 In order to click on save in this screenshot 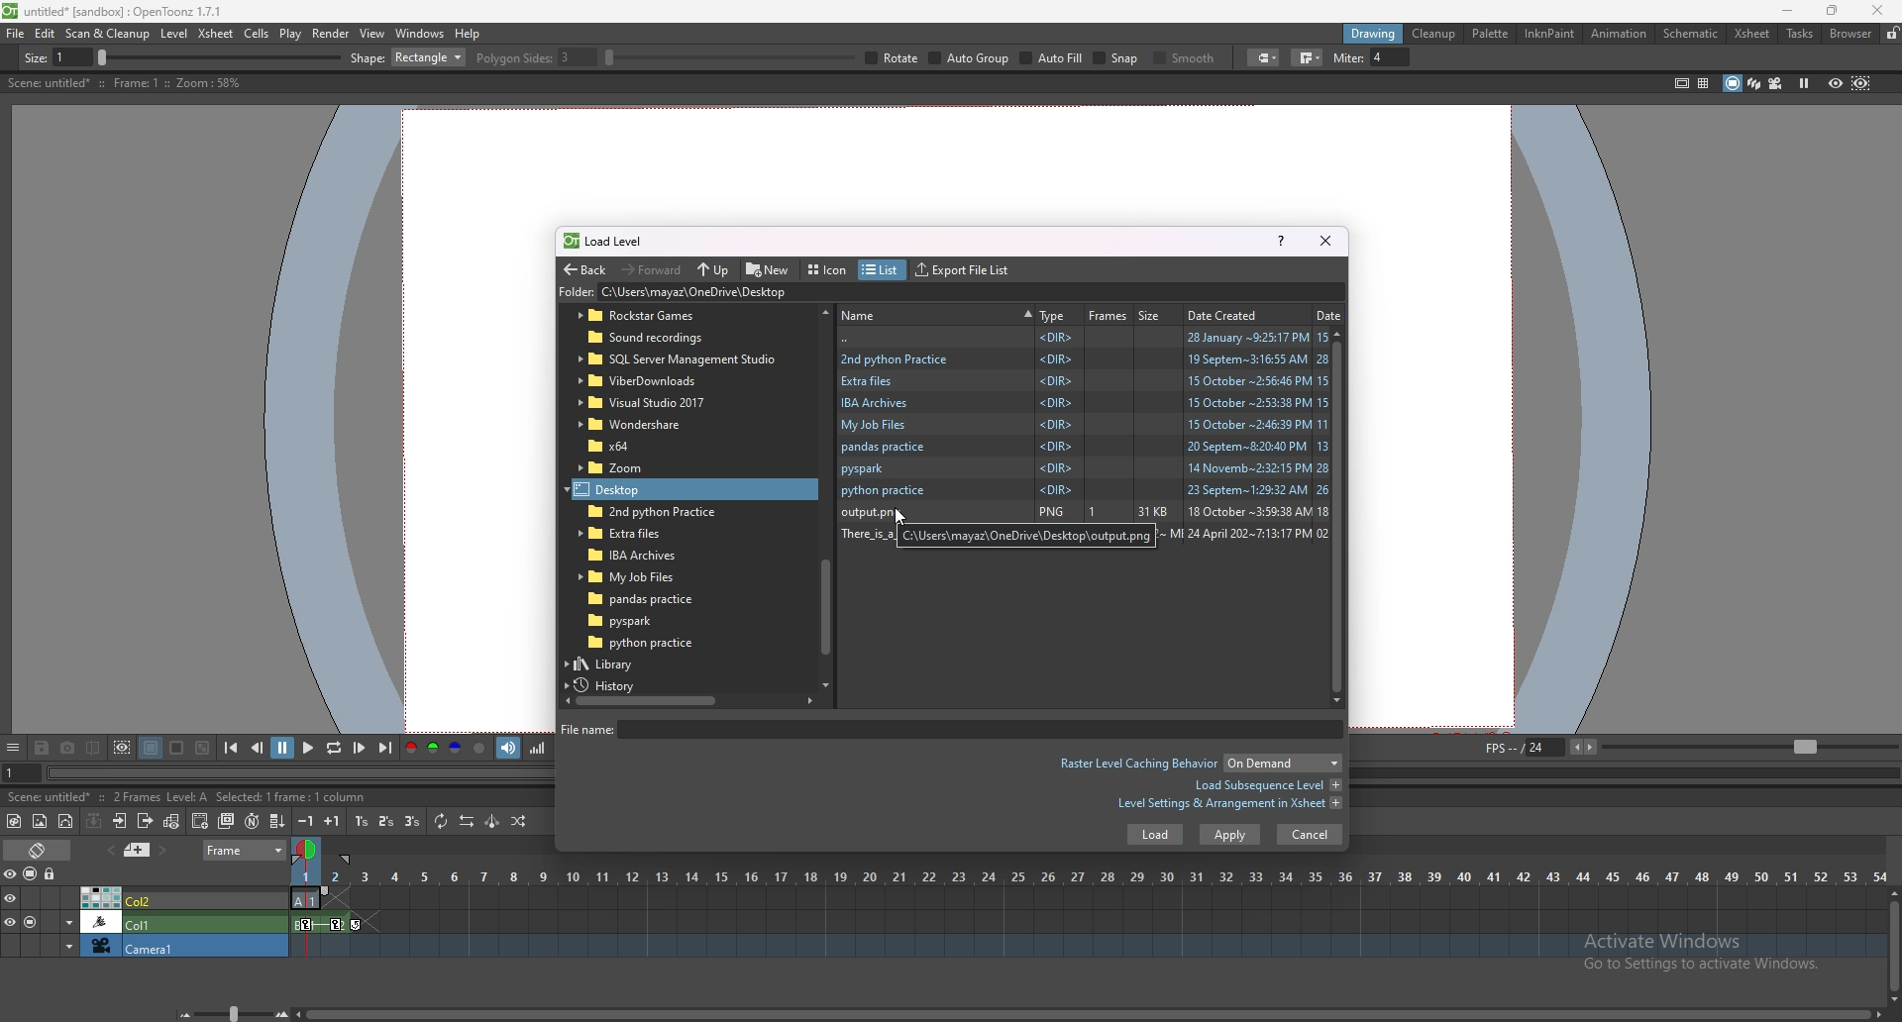, I will do `click(42, 750)`.